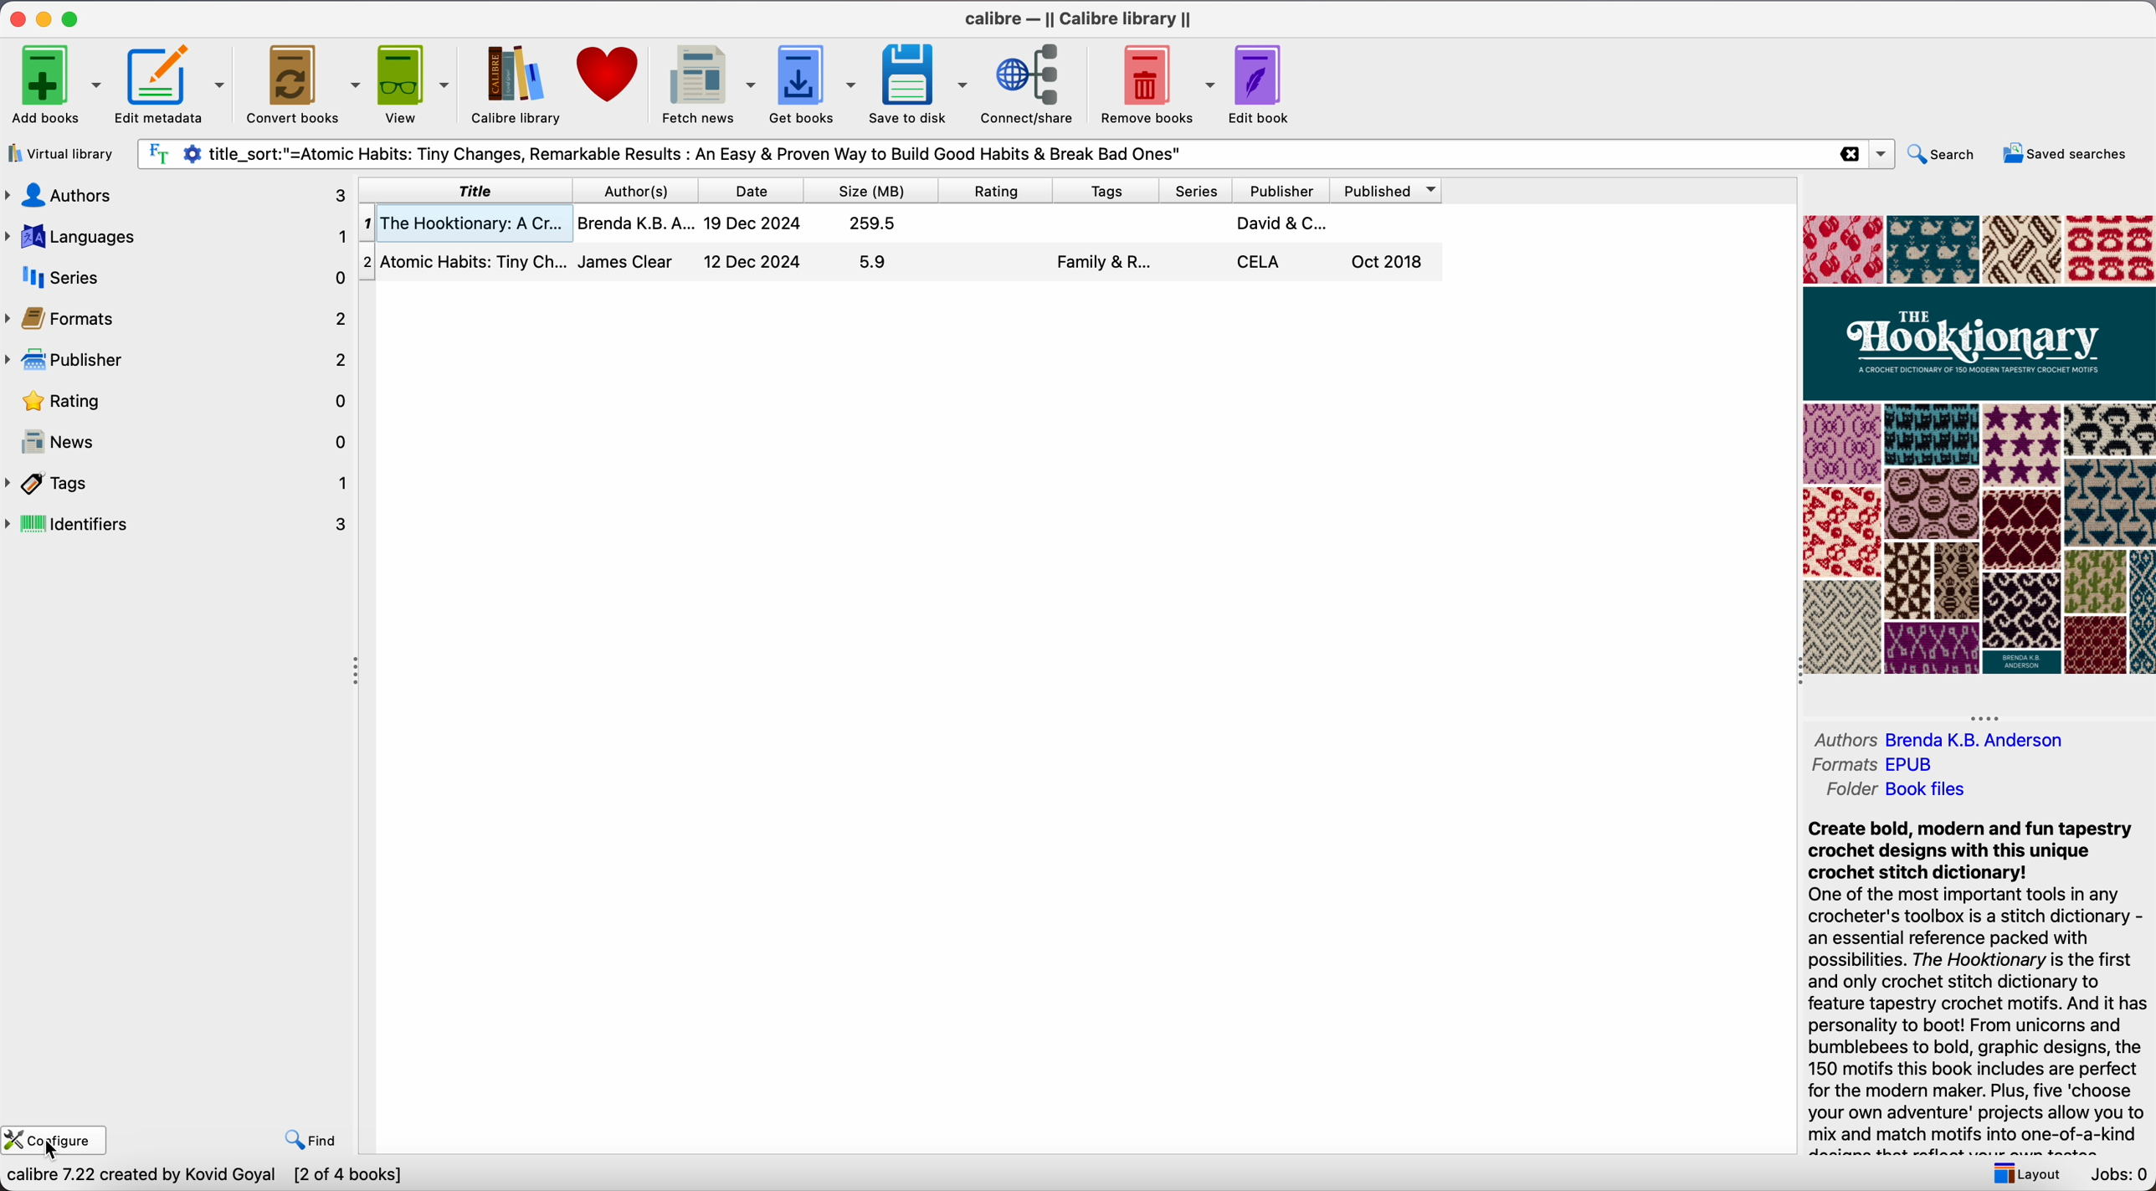 Image resolution: width=2156 pixels, height=1191 pixels. Describe the element at coordinates (2025, 1175) in the screenshot. I see `layout` at that location.